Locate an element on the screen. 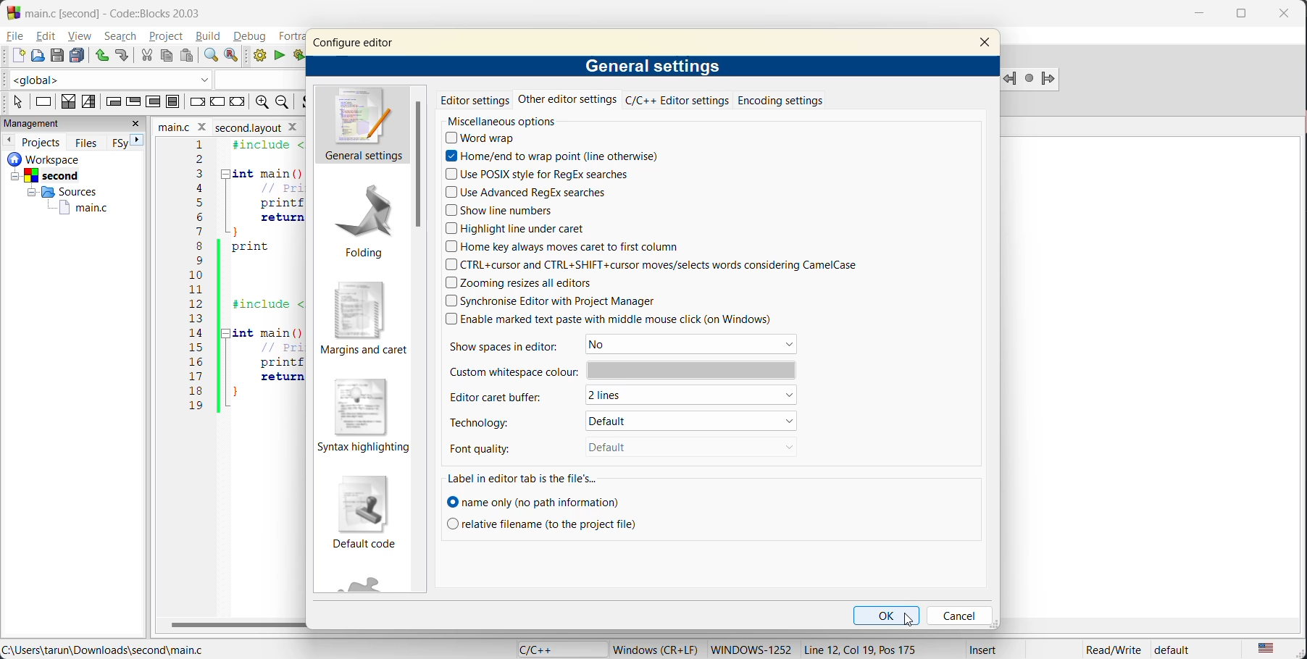 This screenshot has height=659, width=1307. new is located at coordinates (14, 56).